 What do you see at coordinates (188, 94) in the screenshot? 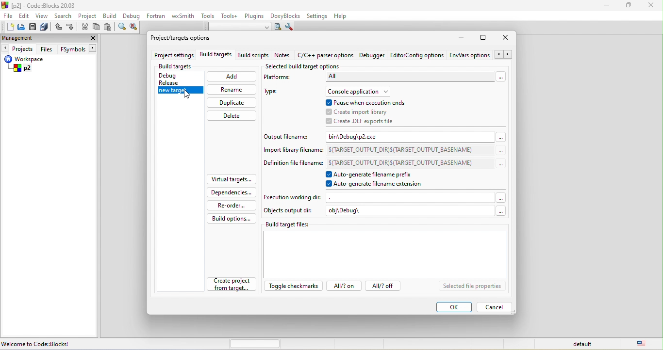
I see `cursor movement` at bounding box center [188, 94].